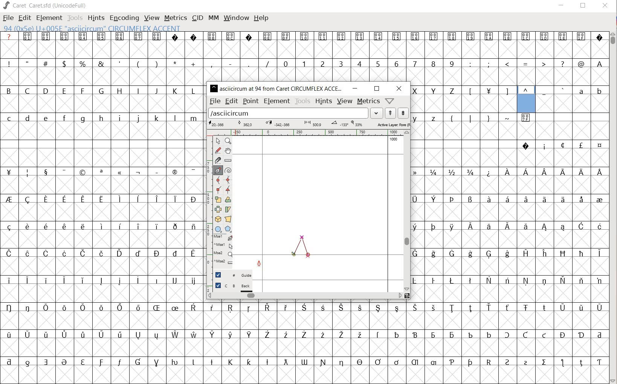  What do you see at coordinates (324, 101) in the screenshot?
I see `hints` at bounding box center [324, 101].